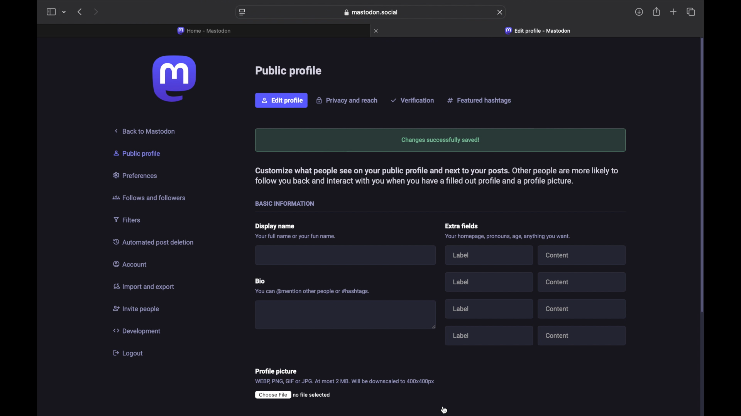 The image size is (741, 416). Describe the element at coordinates (80, 12) in the screenshot. I see `back` at that location.